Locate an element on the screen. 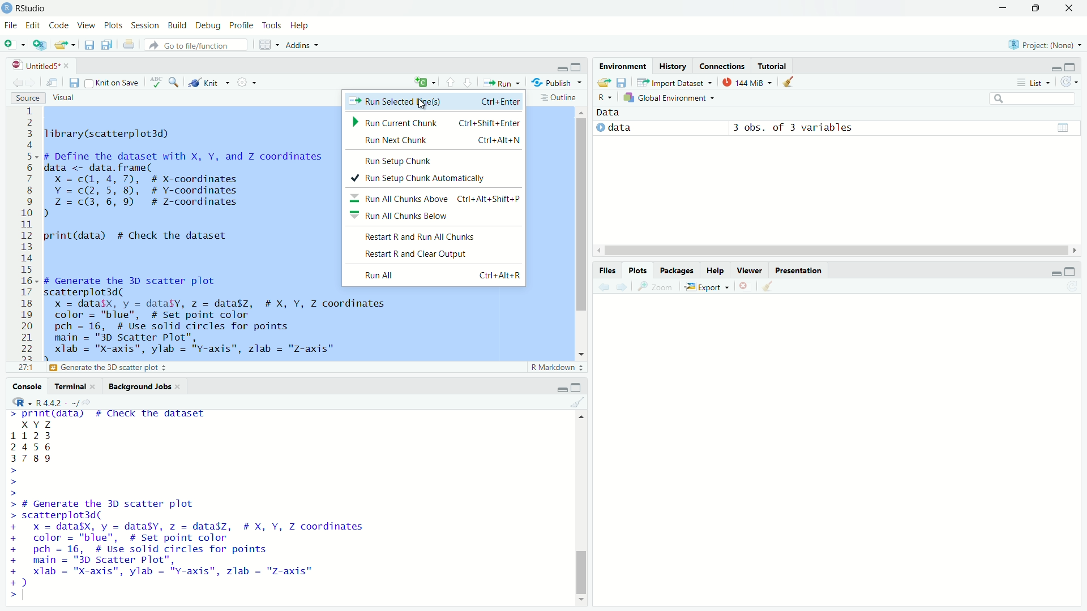  go to next section/chunk is located at coordinates (469, 85).